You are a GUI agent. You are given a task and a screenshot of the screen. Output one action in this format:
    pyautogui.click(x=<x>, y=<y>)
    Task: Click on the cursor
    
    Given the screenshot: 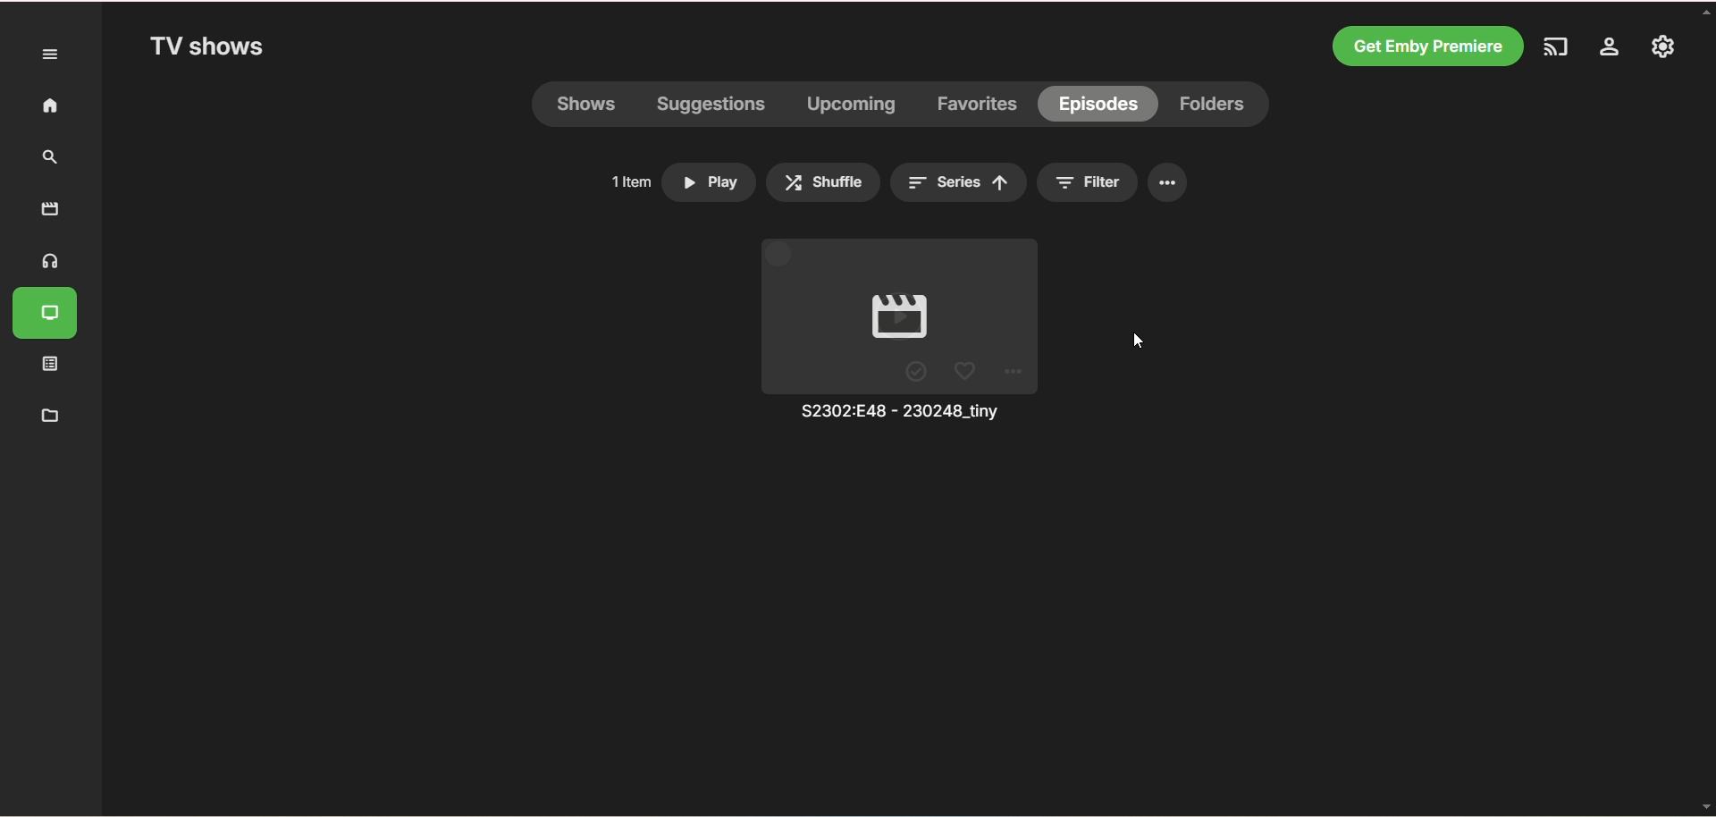 What is the action you would take?
    pyautogui.click(x=1134, y=344)
    